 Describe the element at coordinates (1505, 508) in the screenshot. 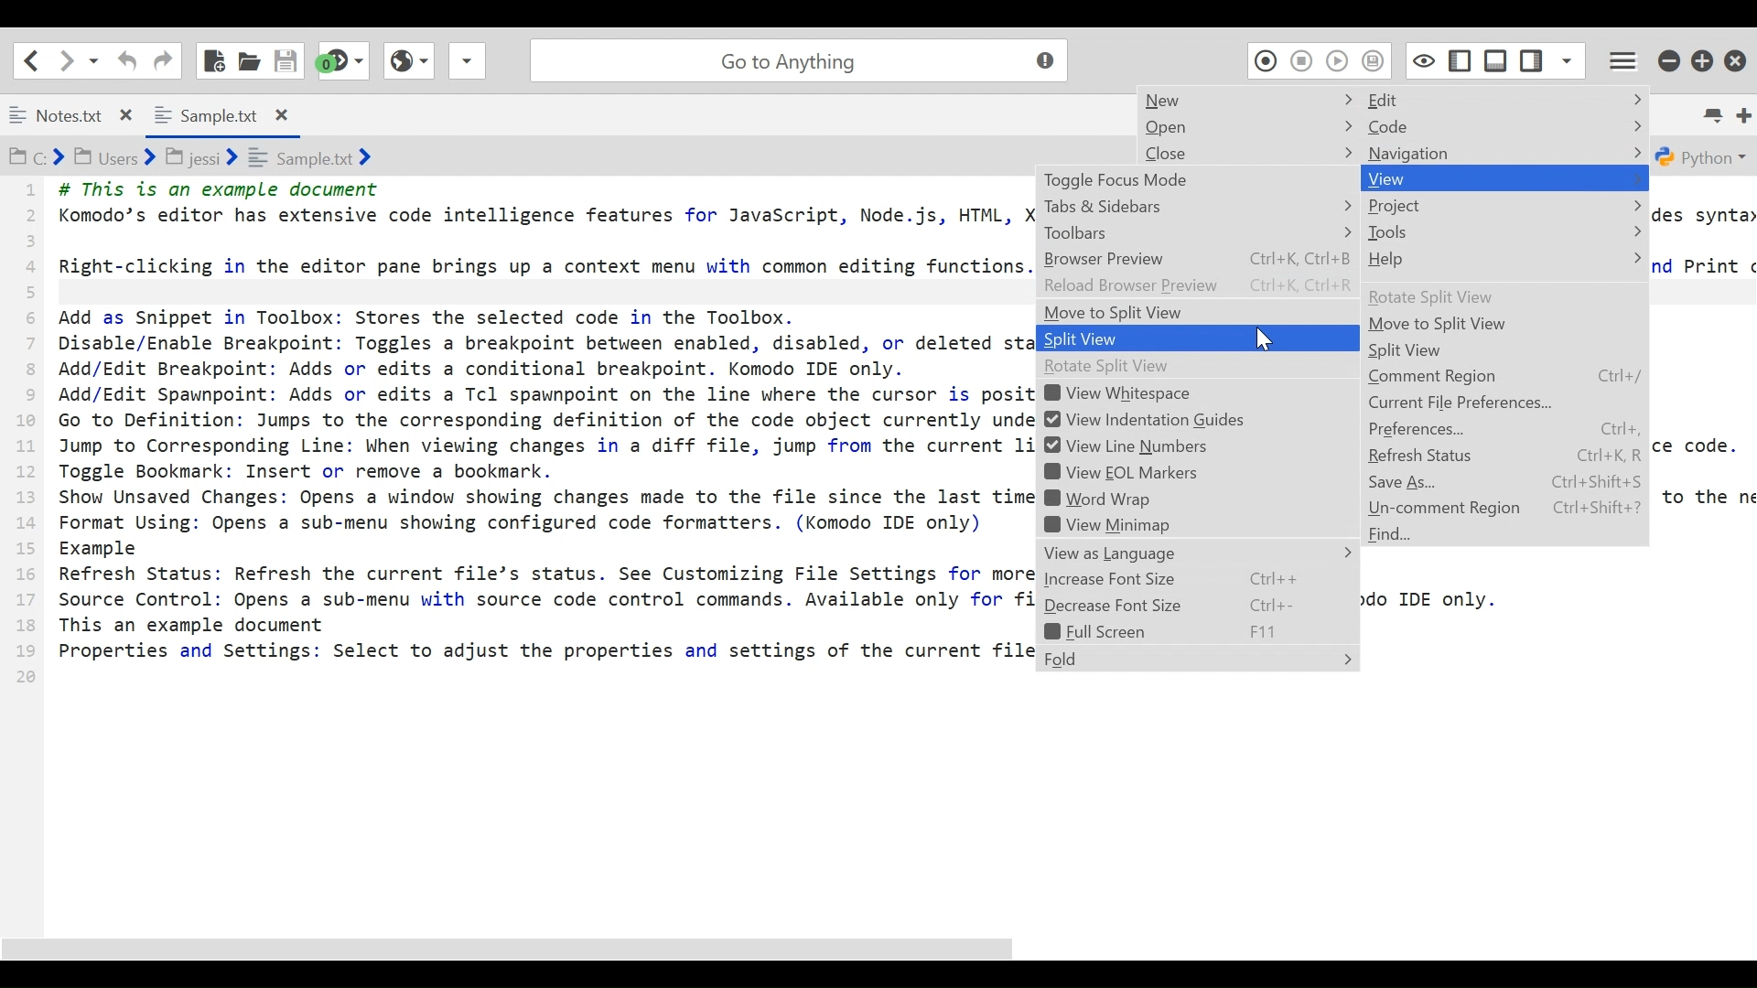

I see `Un-comment Region Ctrl+Shift+?` at that location.